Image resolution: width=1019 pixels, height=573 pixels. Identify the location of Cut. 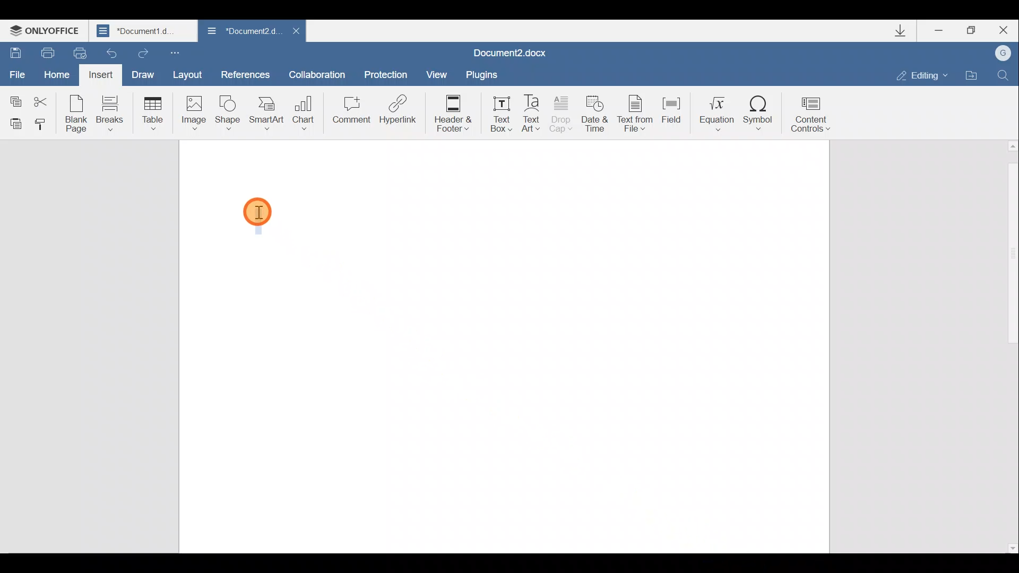
(44, 98).